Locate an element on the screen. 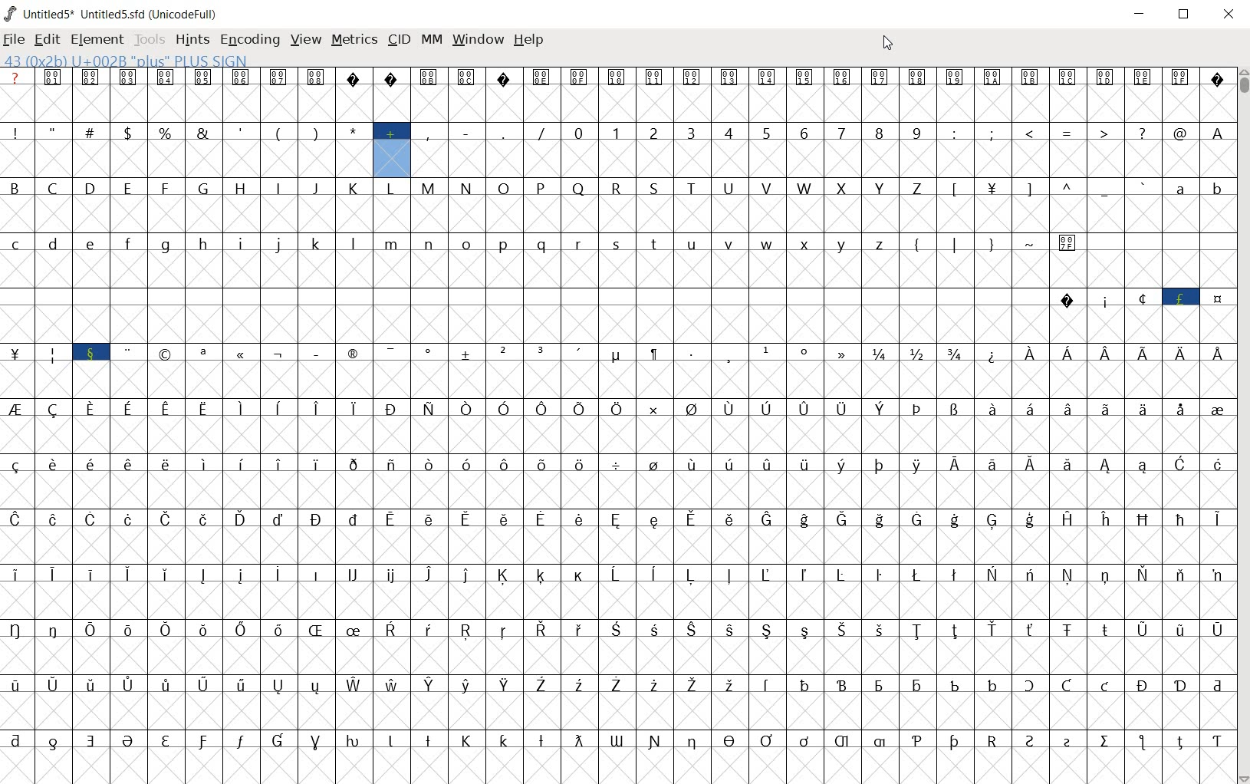 The height and width of the screenshot is (784, 1250). metrics is located at coordinates (354, 40).